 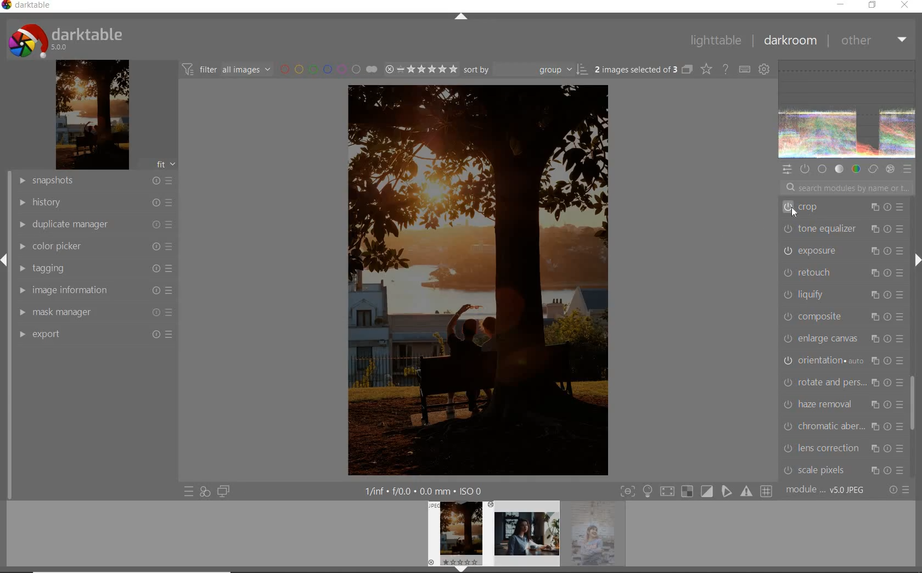 I want to click on selected image, so click(x=477, y=279).